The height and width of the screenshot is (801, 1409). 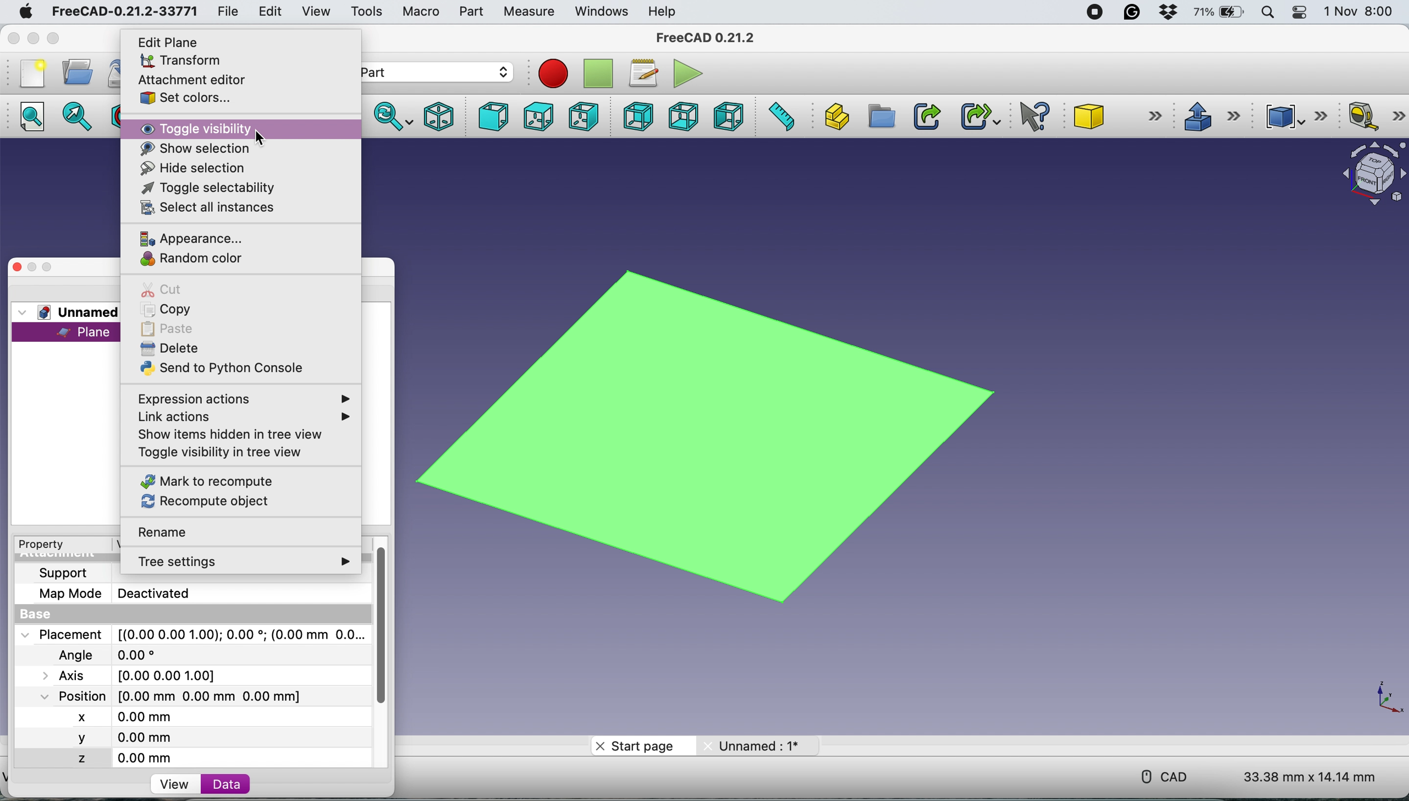 I want to click on attachment editor, so click(x=190, y=80).